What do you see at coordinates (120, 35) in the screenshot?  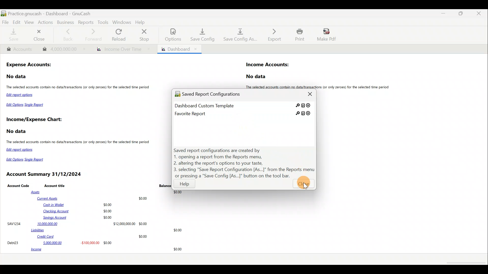 I see `Reload` at bounding box center [120, 35].